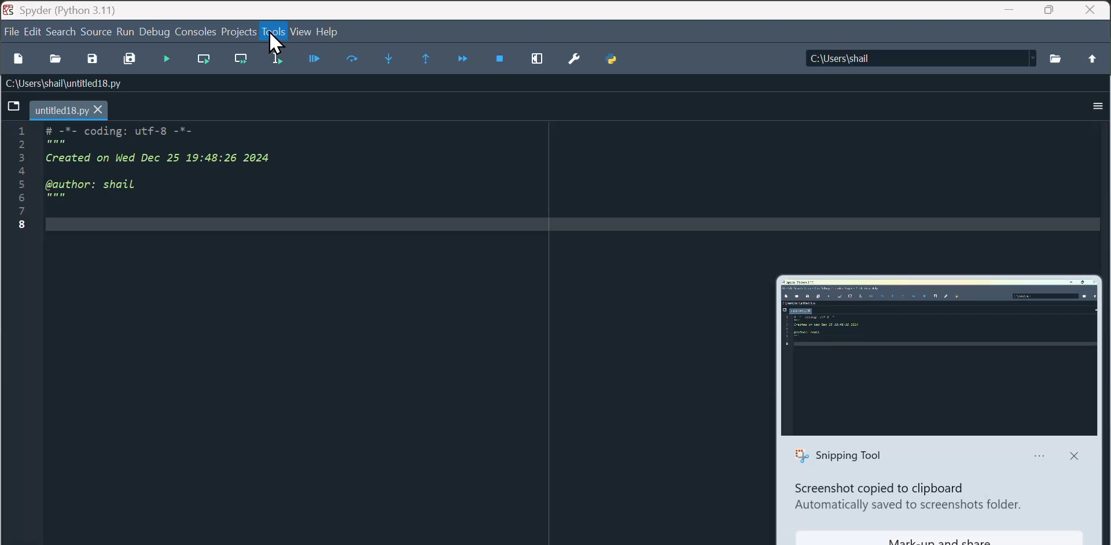  Describe the element at coordinates (207, 62) in the screenshot. I see `run current sale` at that location.